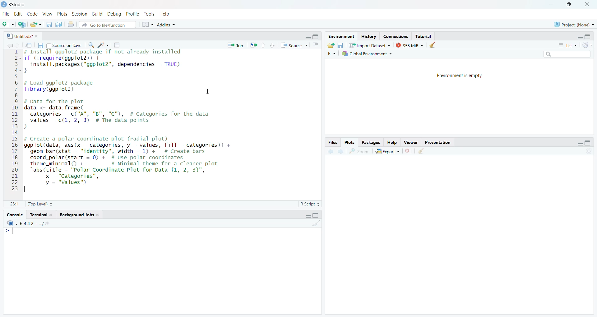 This screenshot has height=317, width=597. I want to click on open an existing file, so click(36, 25).